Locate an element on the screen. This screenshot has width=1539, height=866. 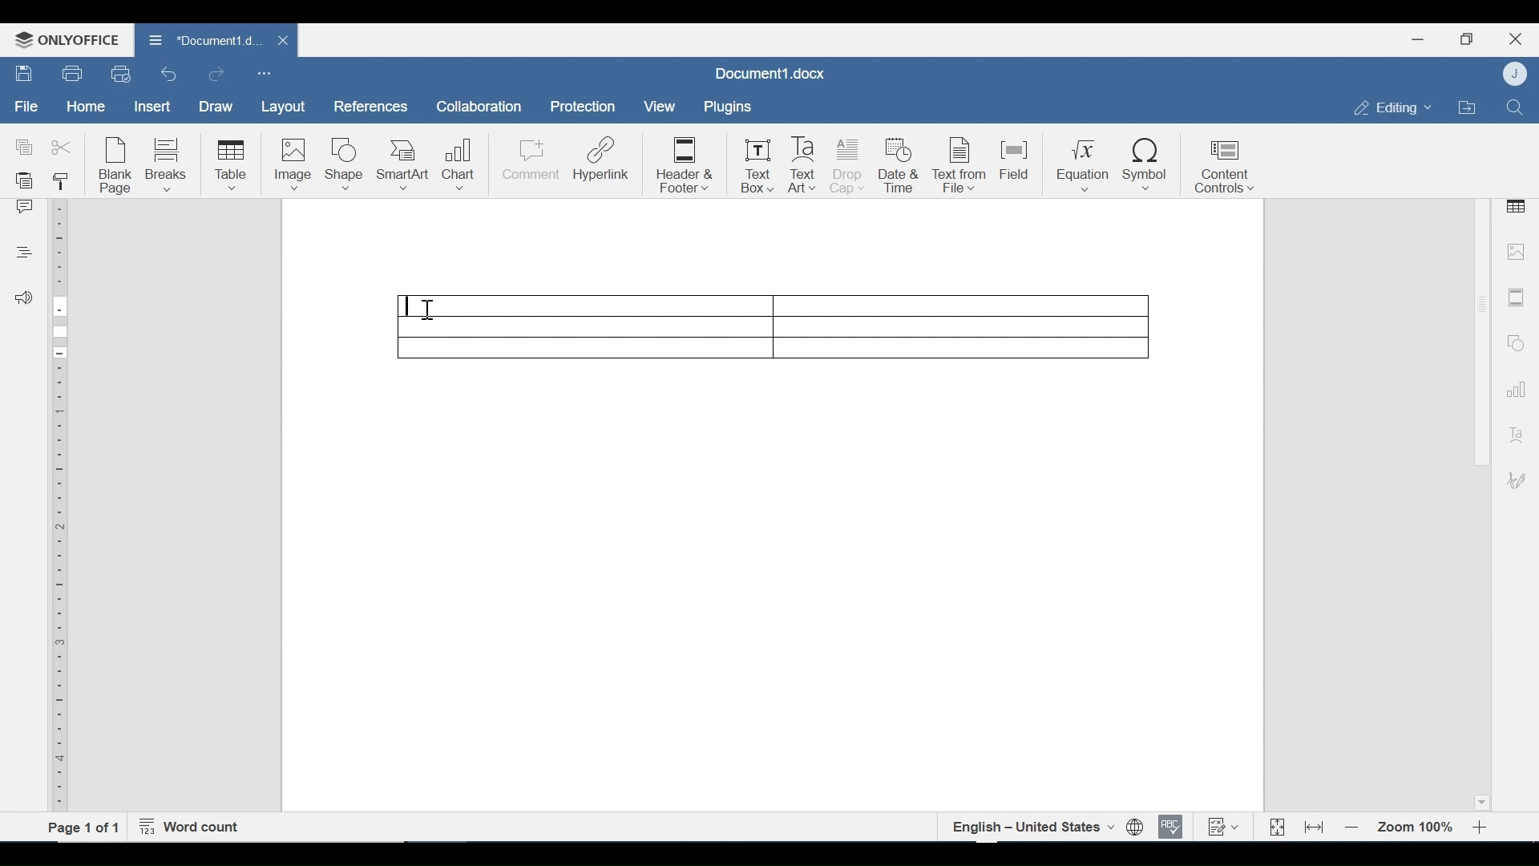
Table is located at coordinates (233, 164).